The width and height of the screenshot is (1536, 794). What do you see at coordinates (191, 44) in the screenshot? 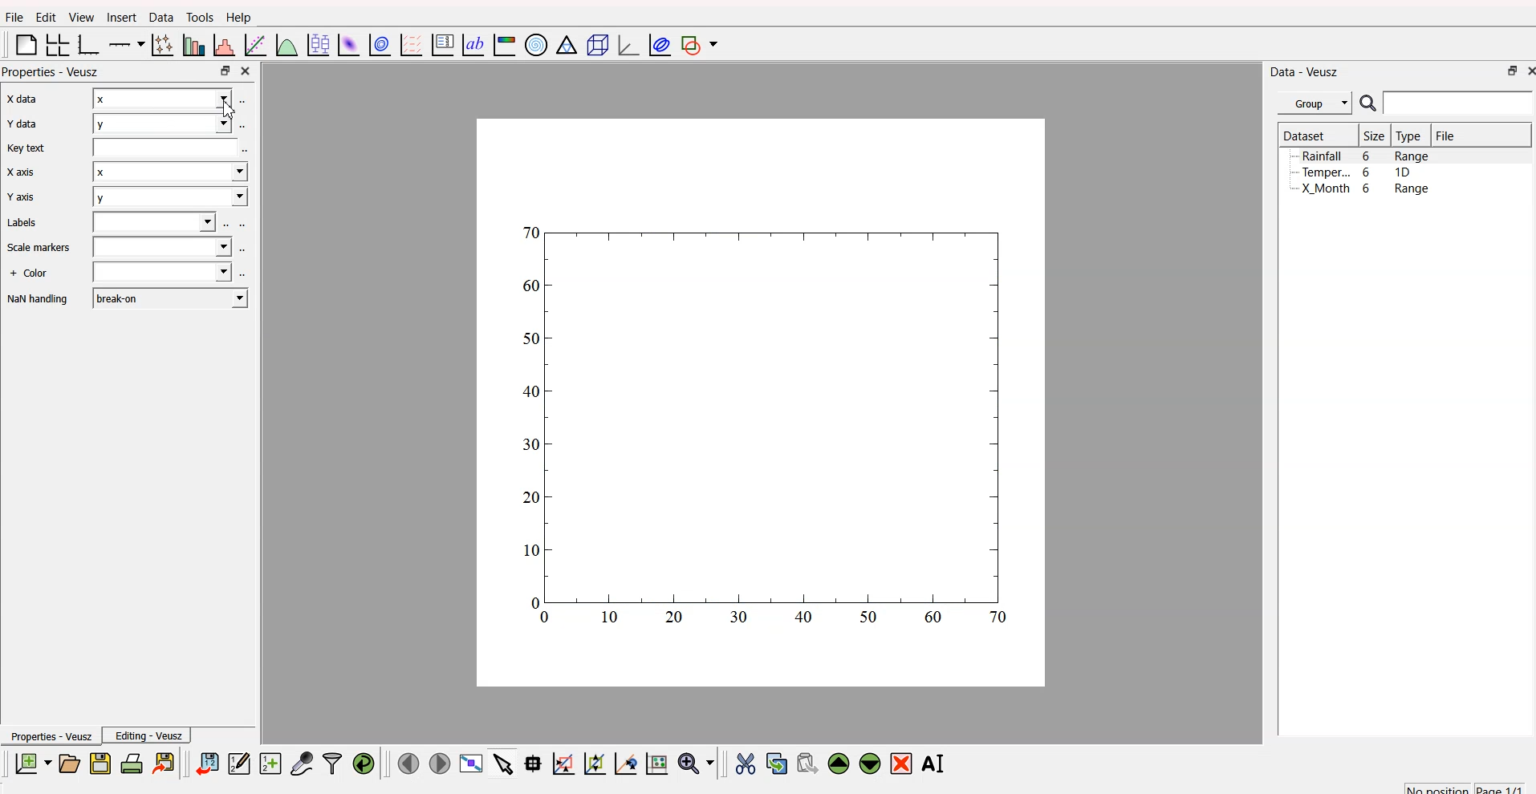
I see `plot bar chart` at bounding box center [191, 44].